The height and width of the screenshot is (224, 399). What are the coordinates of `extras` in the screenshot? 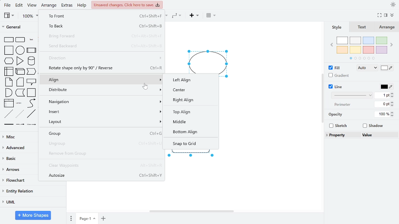 It's located at (67, 6).